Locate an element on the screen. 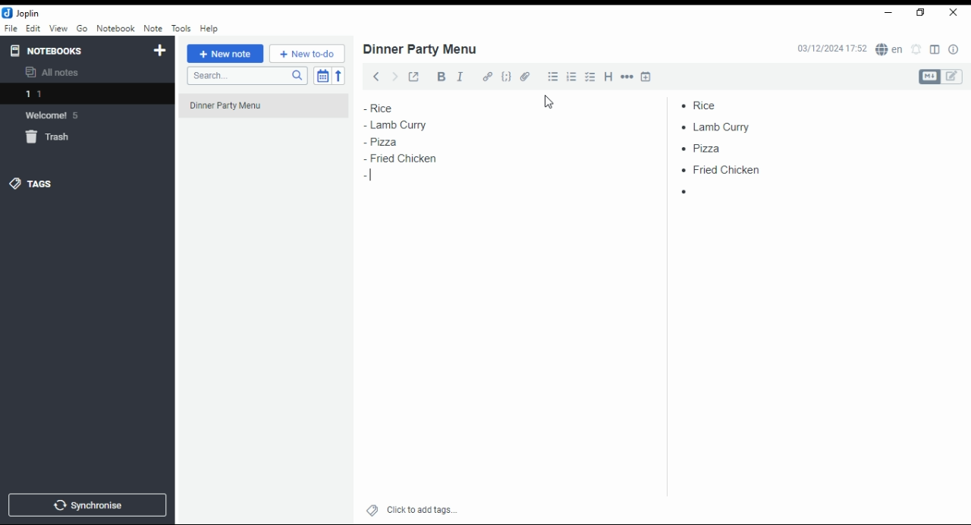  new to-do list is located at coordinates (307, 54).